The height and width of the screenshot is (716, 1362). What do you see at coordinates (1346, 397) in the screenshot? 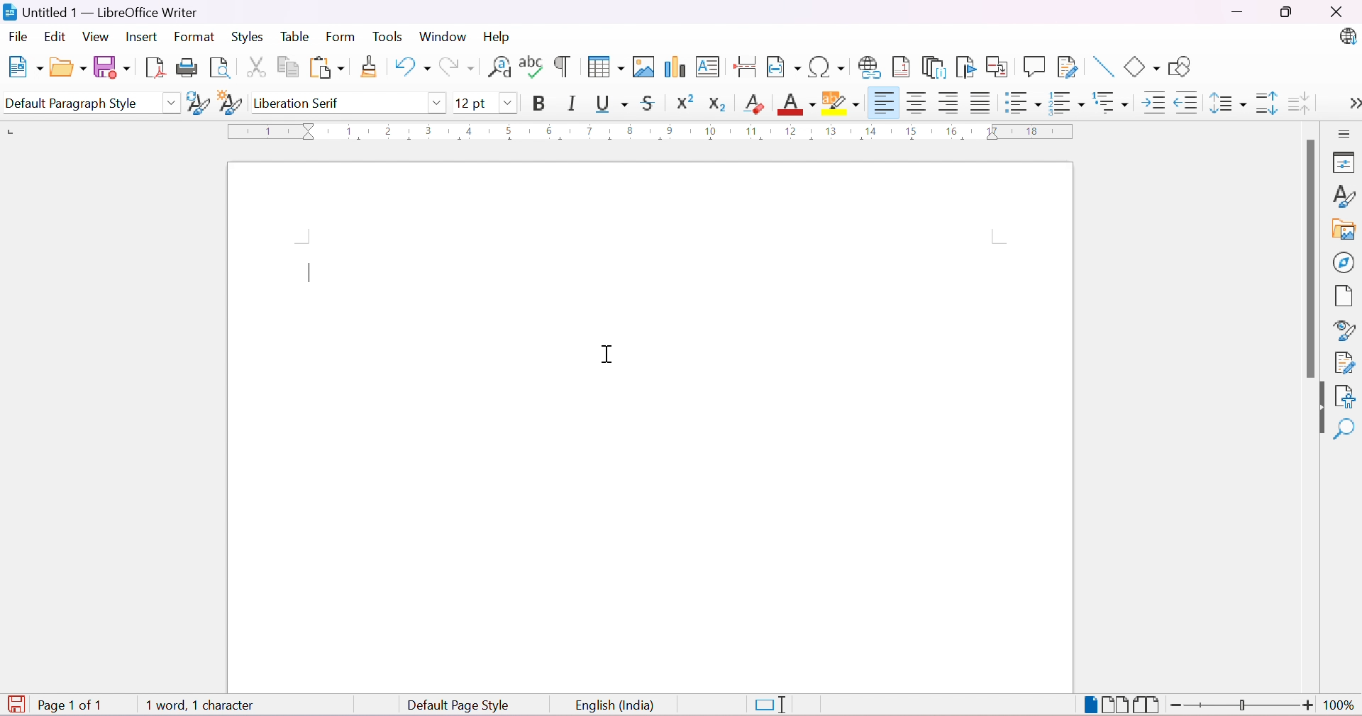
I see `Accessibility Check` at bounding box center [1346, 397].